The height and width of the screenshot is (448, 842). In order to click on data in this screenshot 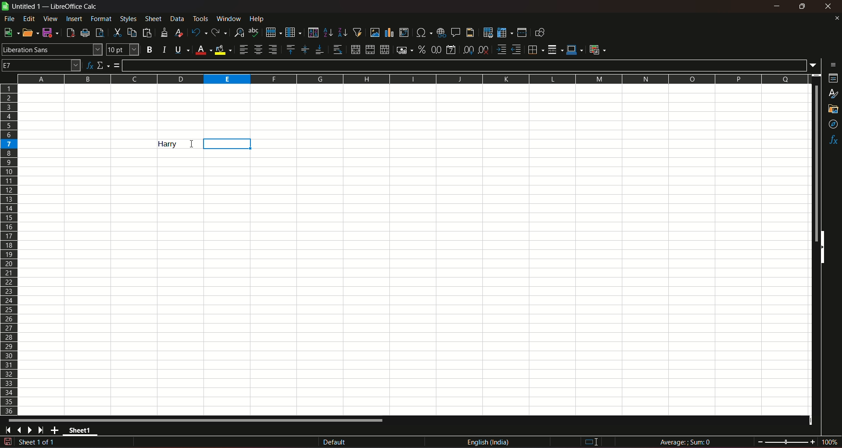, I will do `click(177, 18)`.